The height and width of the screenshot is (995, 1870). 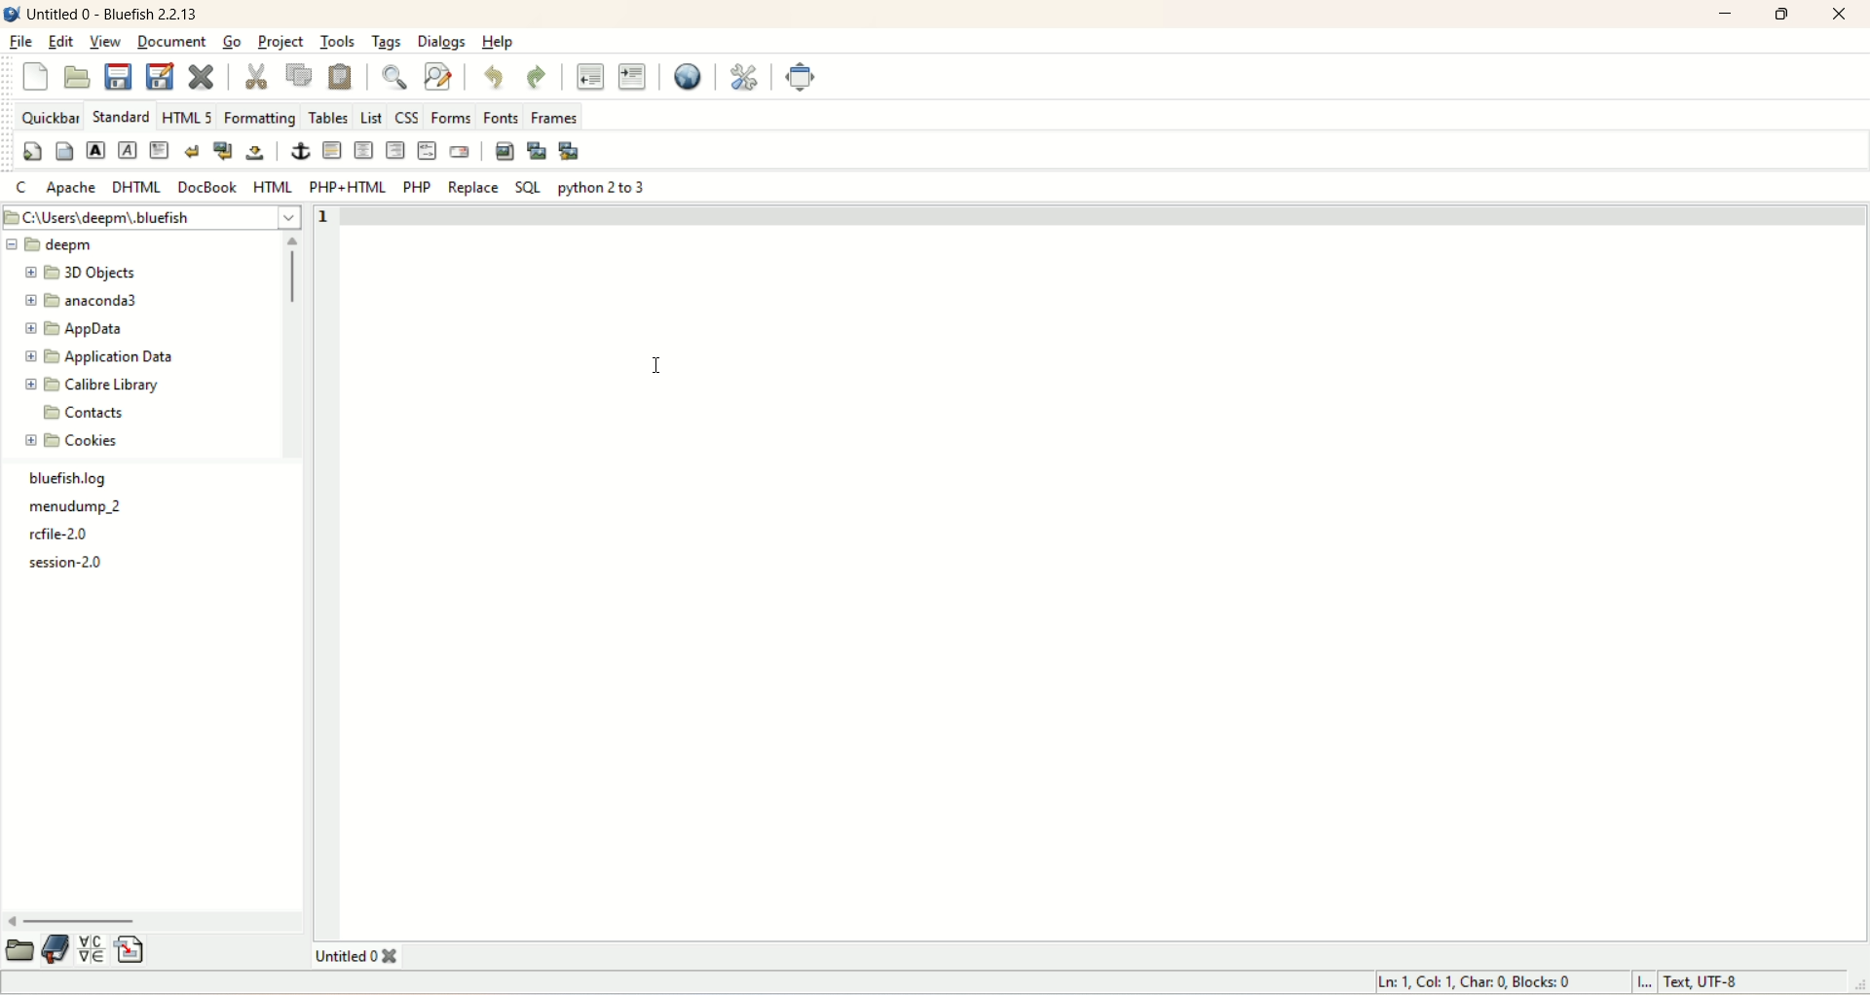 What do you see at coordinates (387, 42) in the screenshot?
I see `tags` at bounding box center [387, 42].